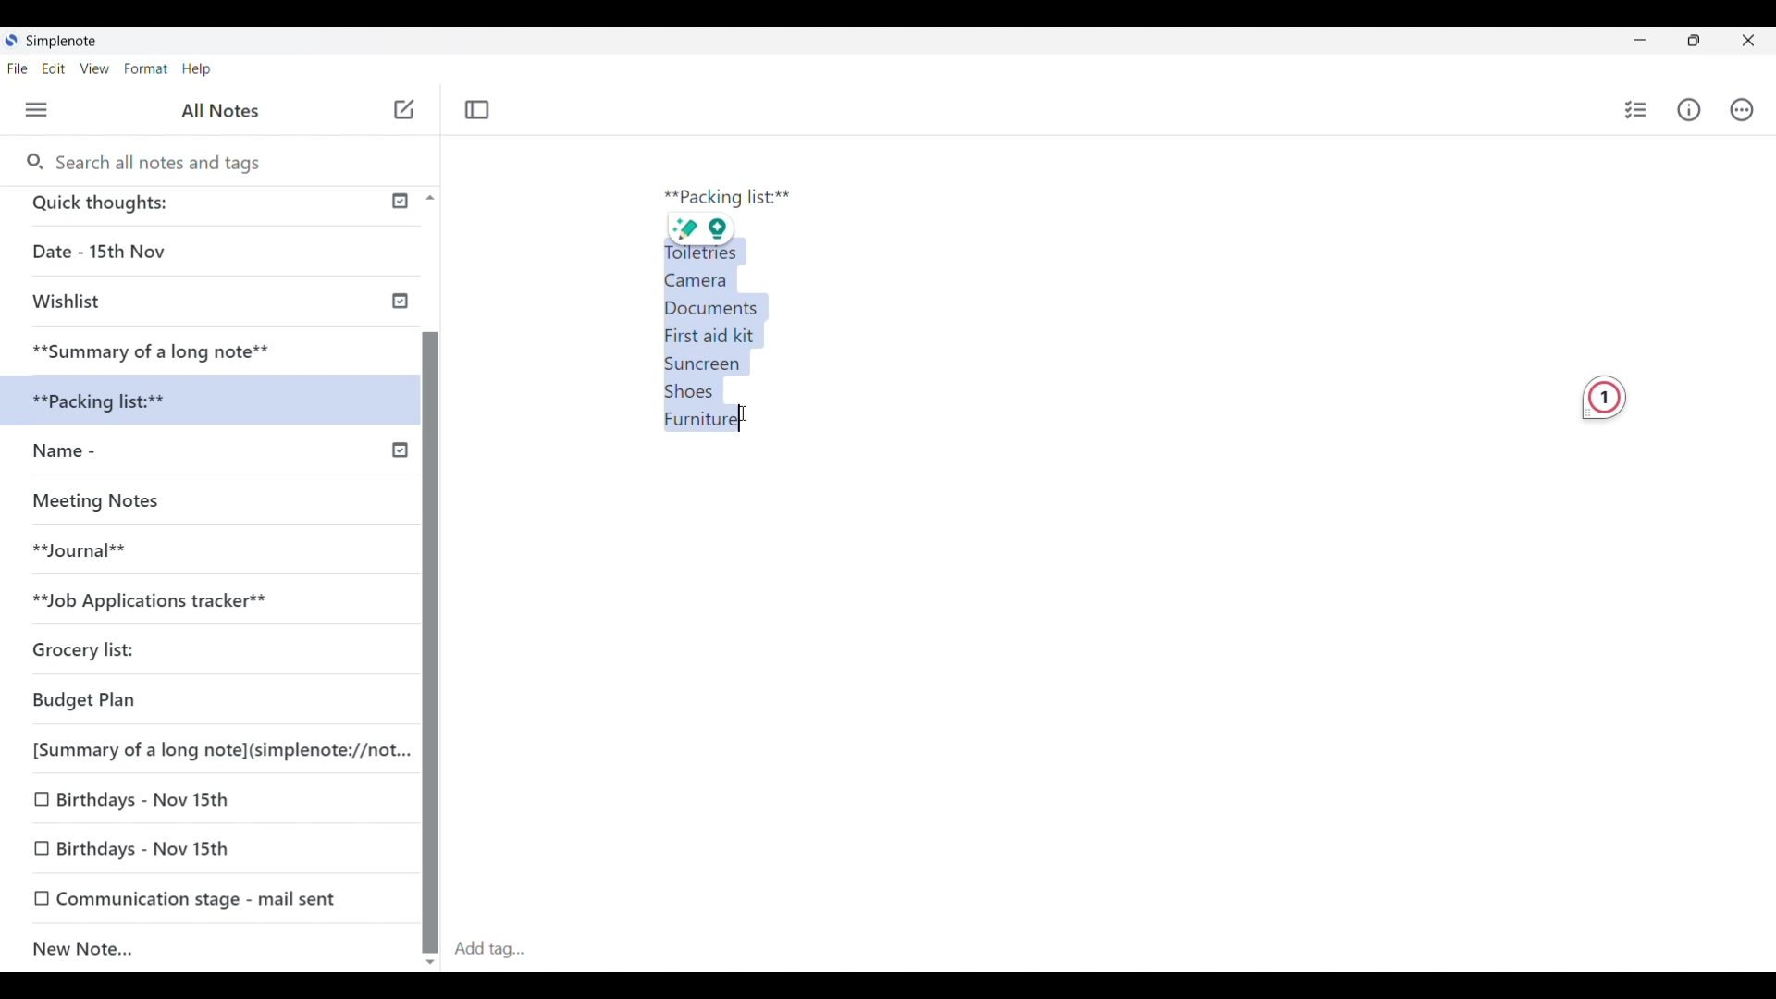 The image size is (1776, 999). I want to click on View menu, so click(95, 68).